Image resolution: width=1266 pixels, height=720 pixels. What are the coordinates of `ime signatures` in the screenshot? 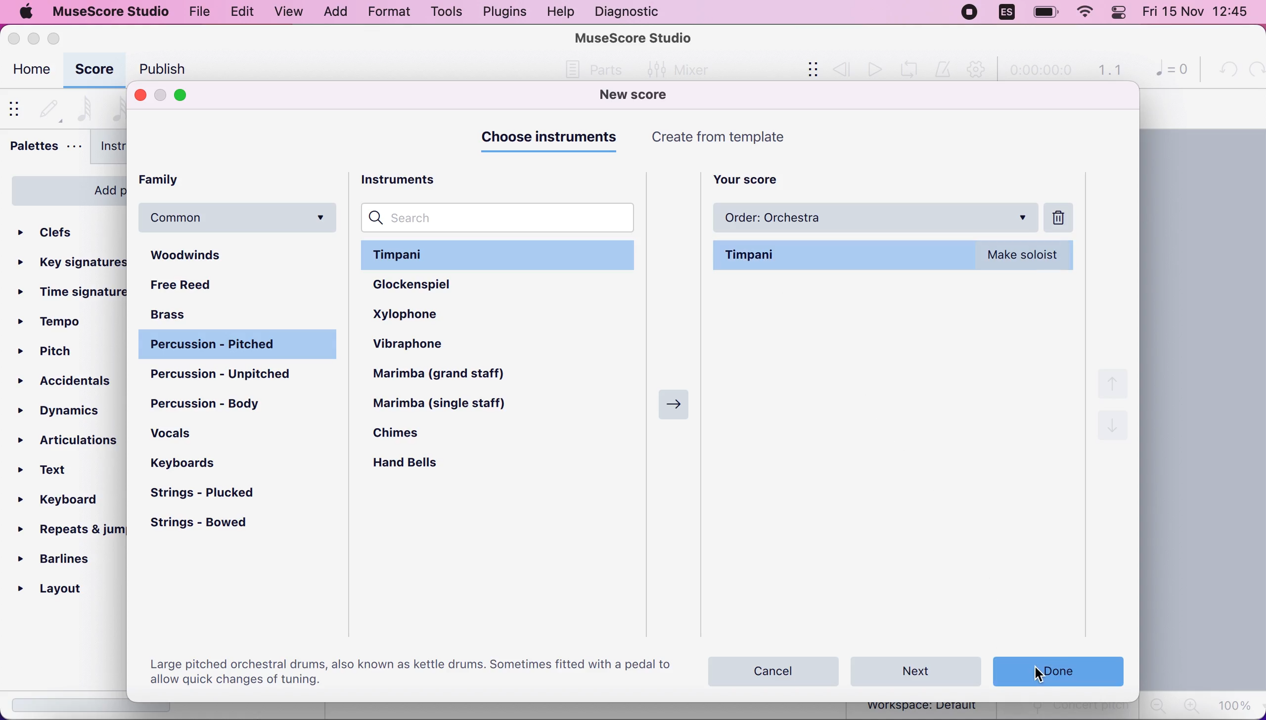 It's located at (73, 293).